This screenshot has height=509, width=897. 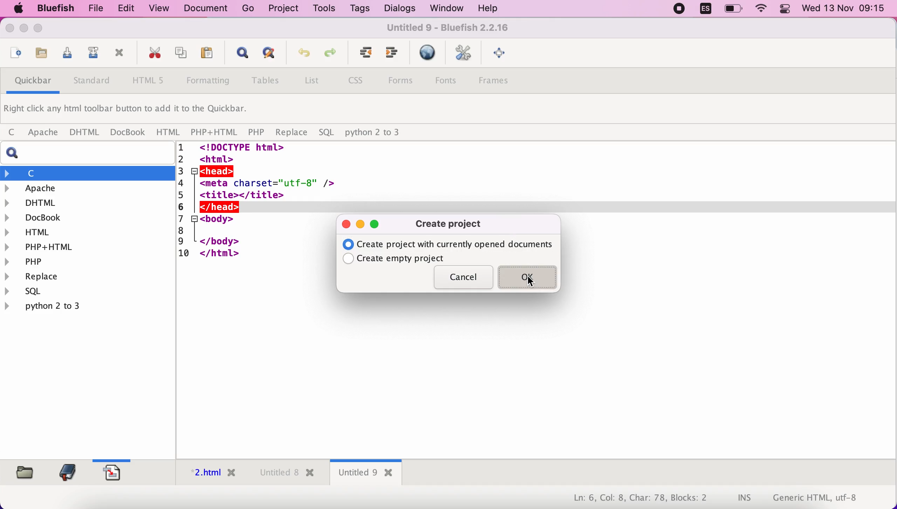 I want to click on PROJECT, so click(x=283, y=9).